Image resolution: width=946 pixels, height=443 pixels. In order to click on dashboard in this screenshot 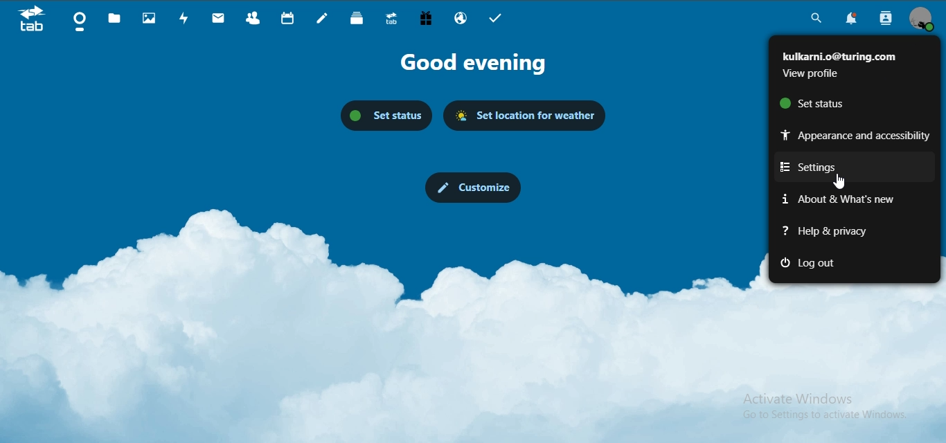, I will do `click(82, 20)`.